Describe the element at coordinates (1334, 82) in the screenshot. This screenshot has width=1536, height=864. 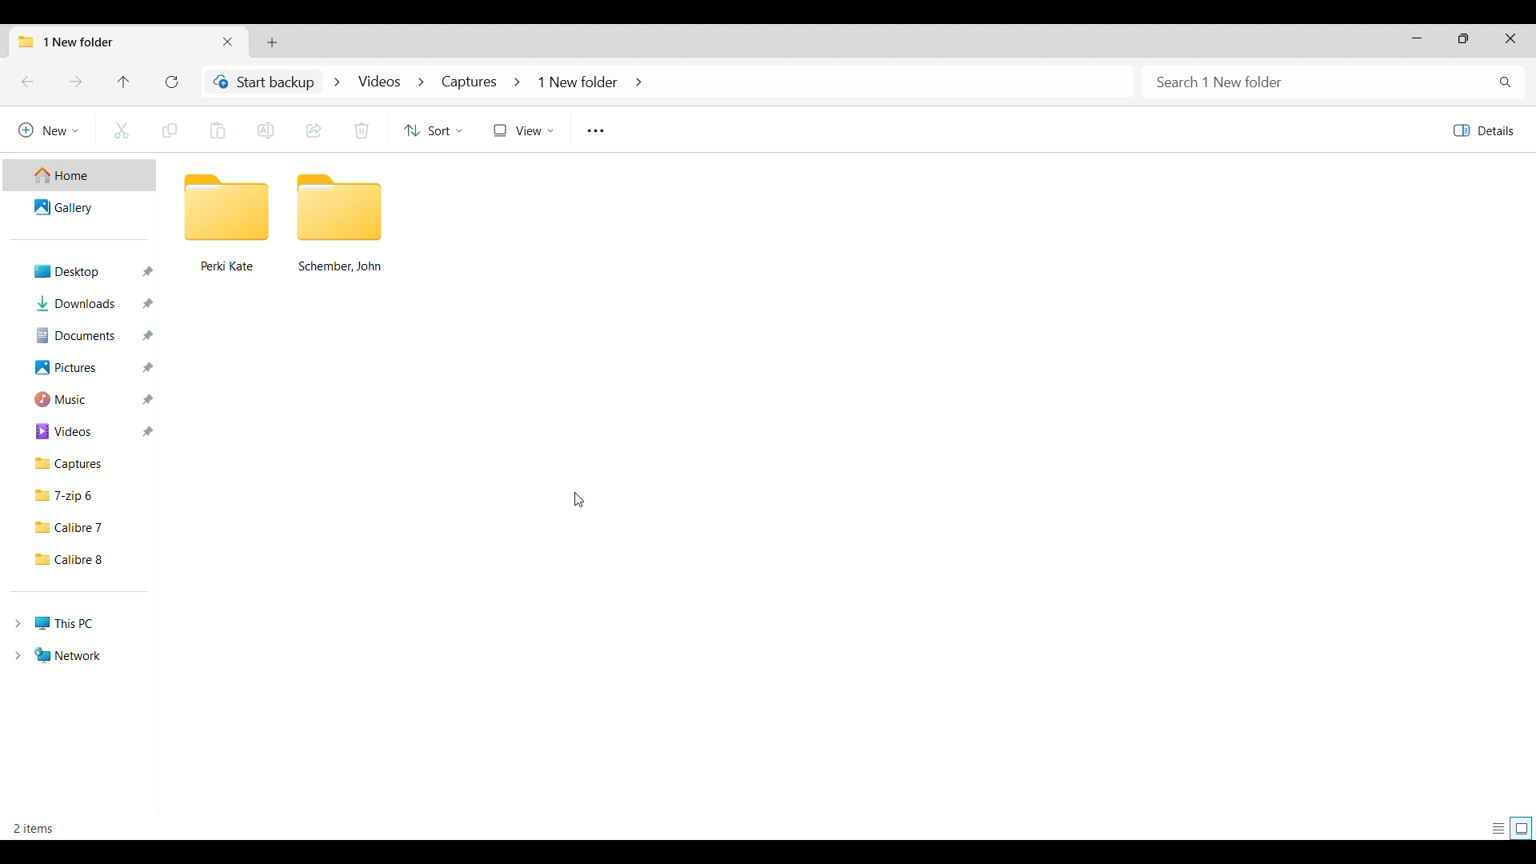
I see `Search` at that location.